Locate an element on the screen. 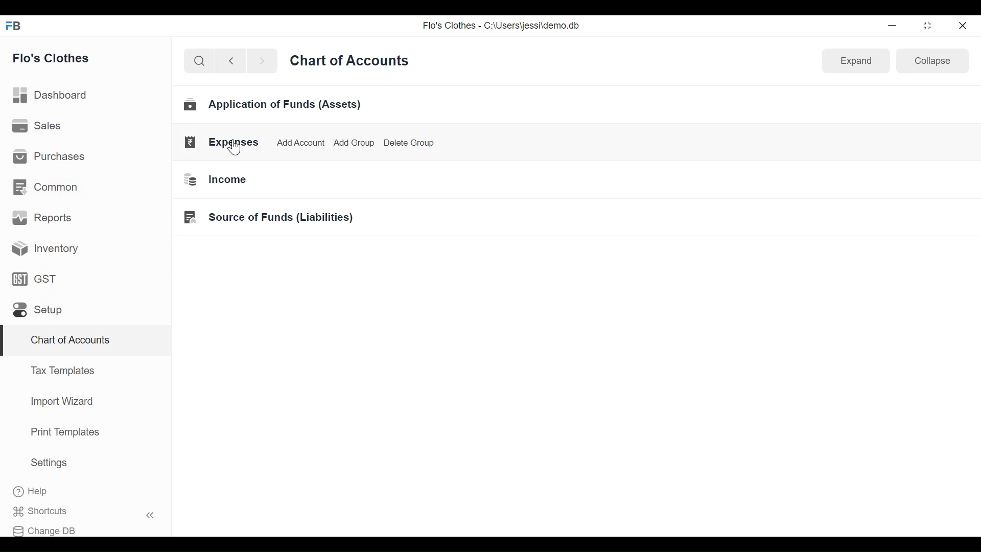  Source of Funds (Liabilities) is located at coordinates (271, 219).